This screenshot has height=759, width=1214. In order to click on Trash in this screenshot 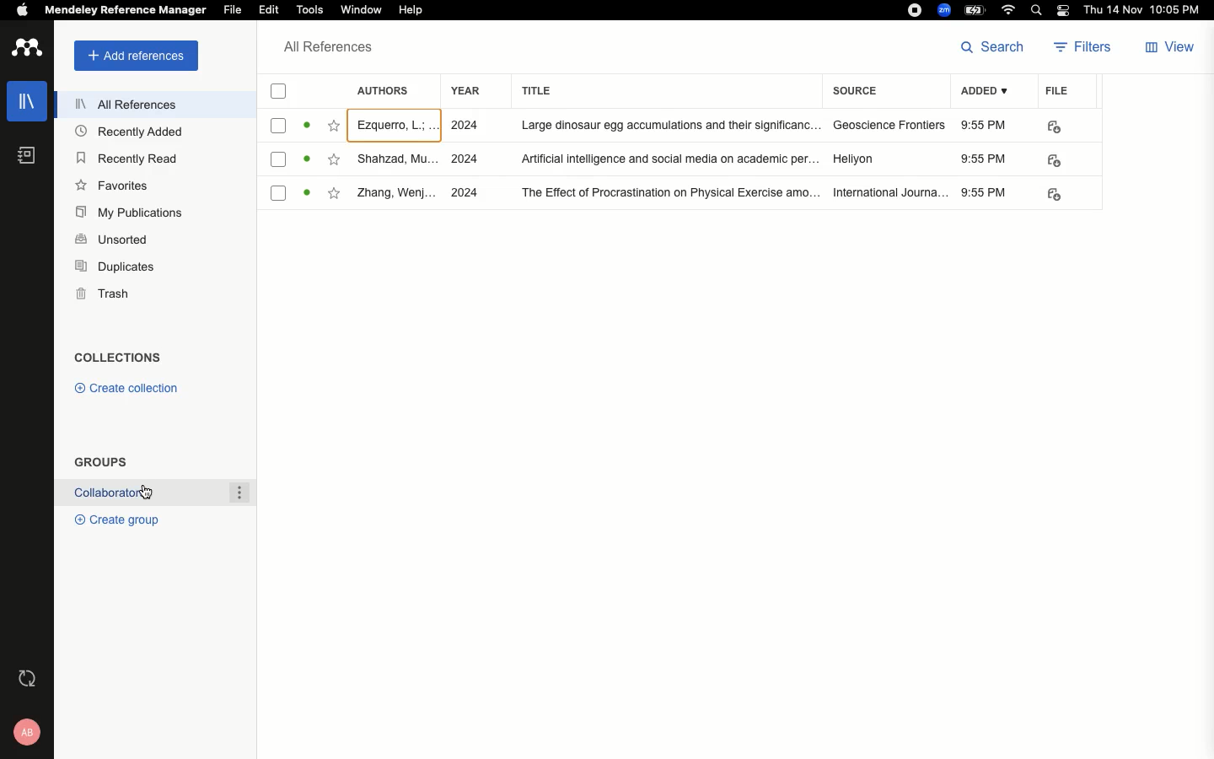, I will do `click(105, 296)`.